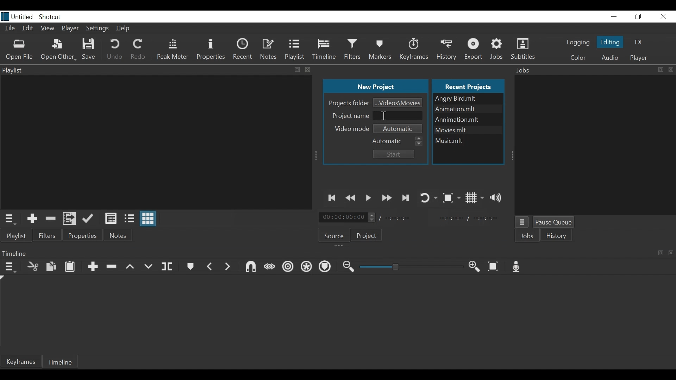 This screenshot has height=380, width=676. I want to click on Remove cut, so click(50, 218).